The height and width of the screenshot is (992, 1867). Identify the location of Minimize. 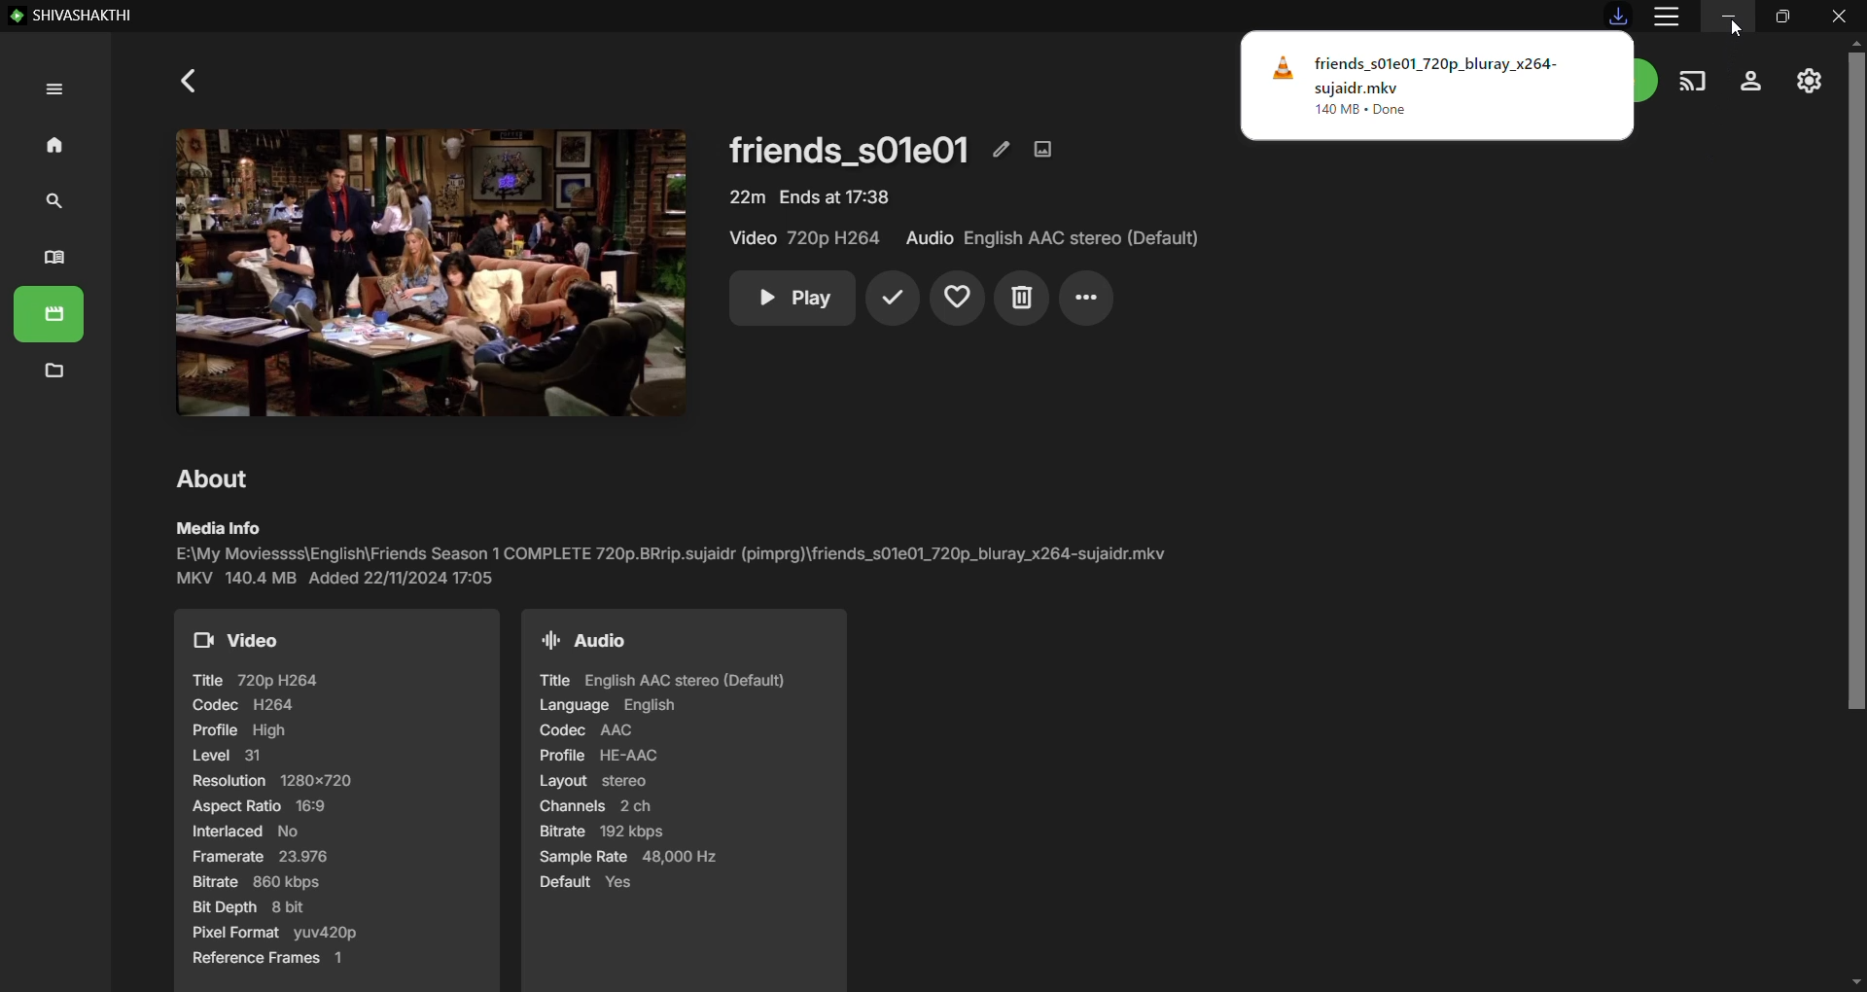
(1729, 16).